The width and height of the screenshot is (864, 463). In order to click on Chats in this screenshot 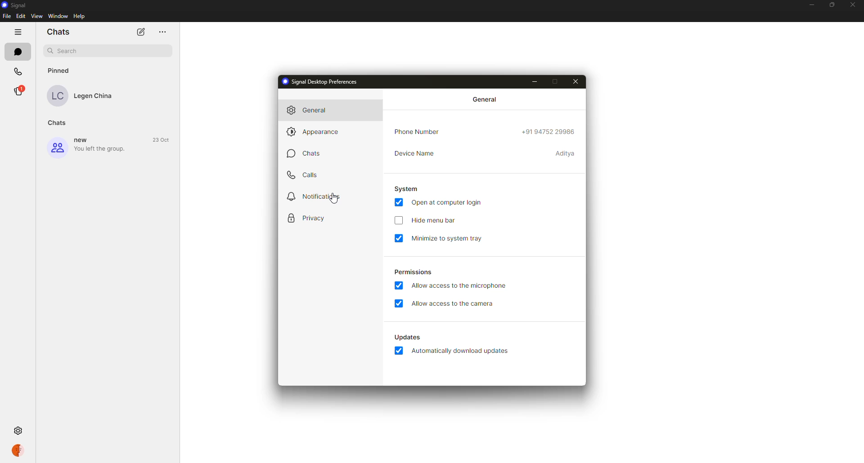, I will do `click(58, 123)`.